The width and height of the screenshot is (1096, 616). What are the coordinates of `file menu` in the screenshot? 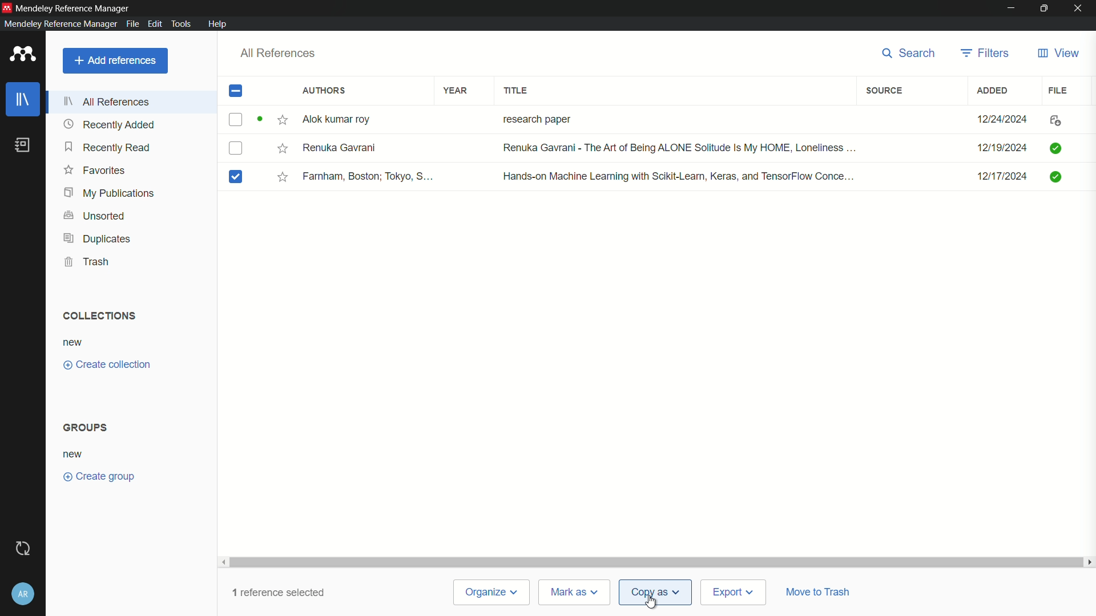 It's located at (132, 24).